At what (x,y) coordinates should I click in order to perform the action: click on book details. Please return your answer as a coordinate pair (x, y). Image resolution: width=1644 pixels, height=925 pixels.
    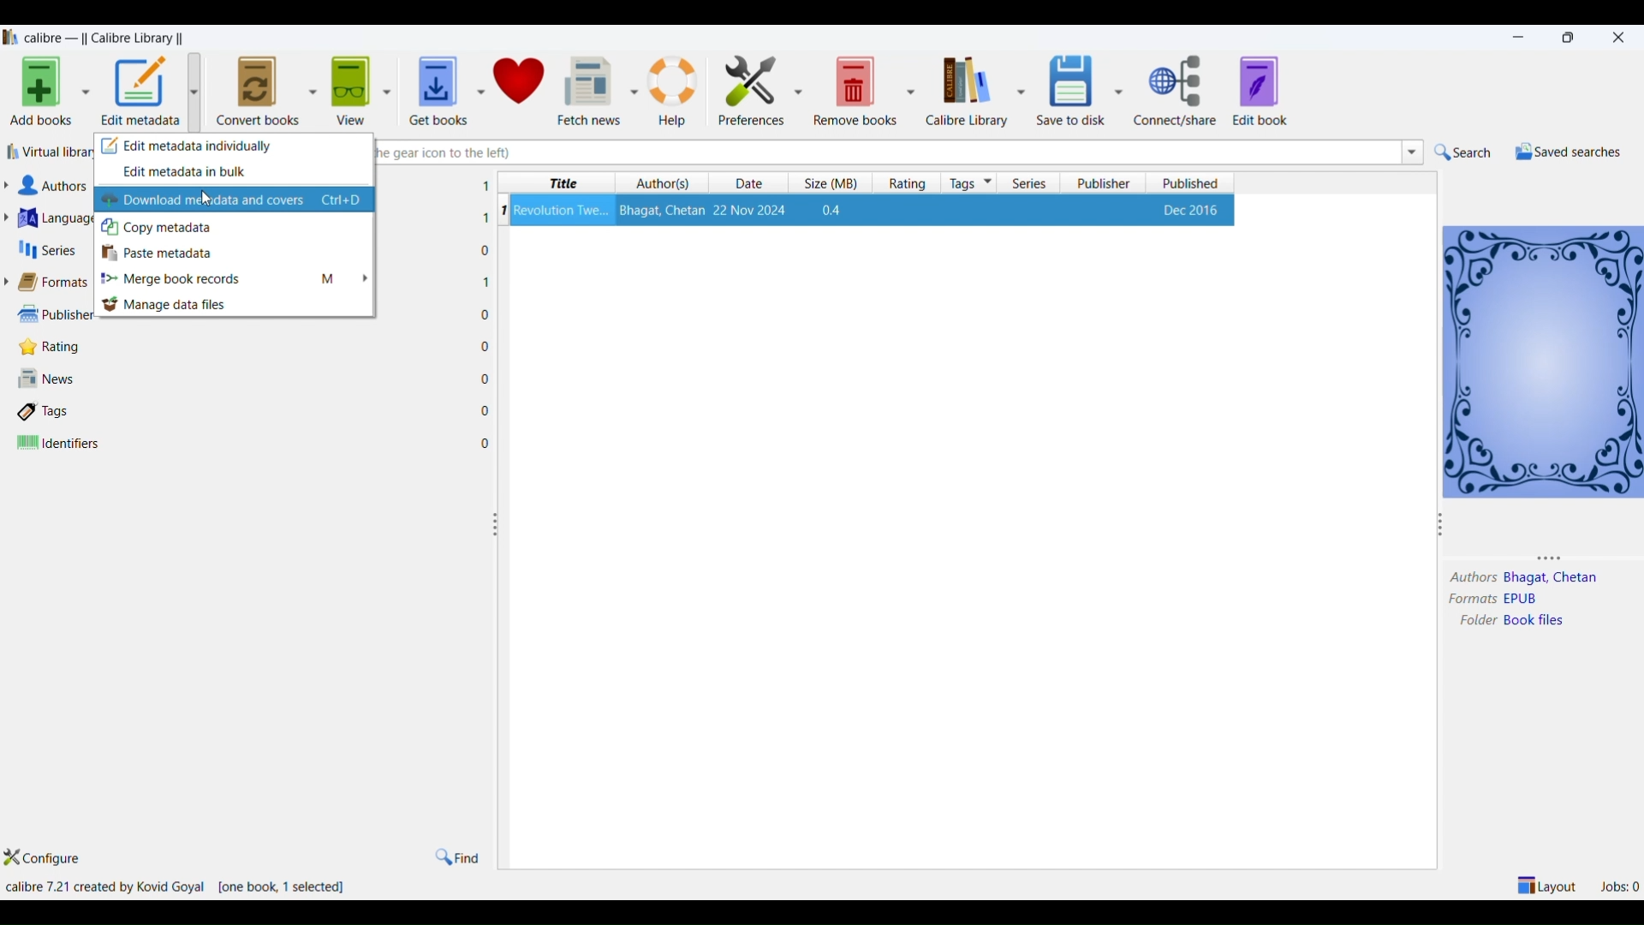
    Looking at the image, I should click on (873, 210).